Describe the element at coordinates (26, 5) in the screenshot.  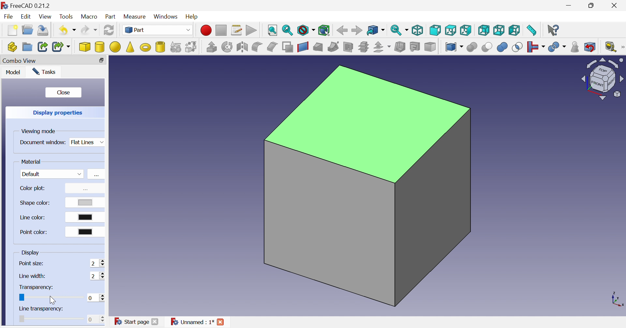
I see `FreeCAD 0.21.2` at that location.